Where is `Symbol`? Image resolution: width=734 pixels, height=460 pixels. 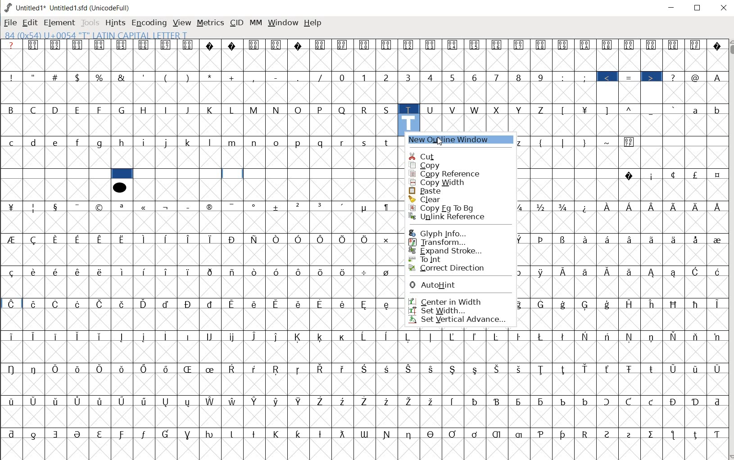 Symbol is located at coordinates (541, 239).